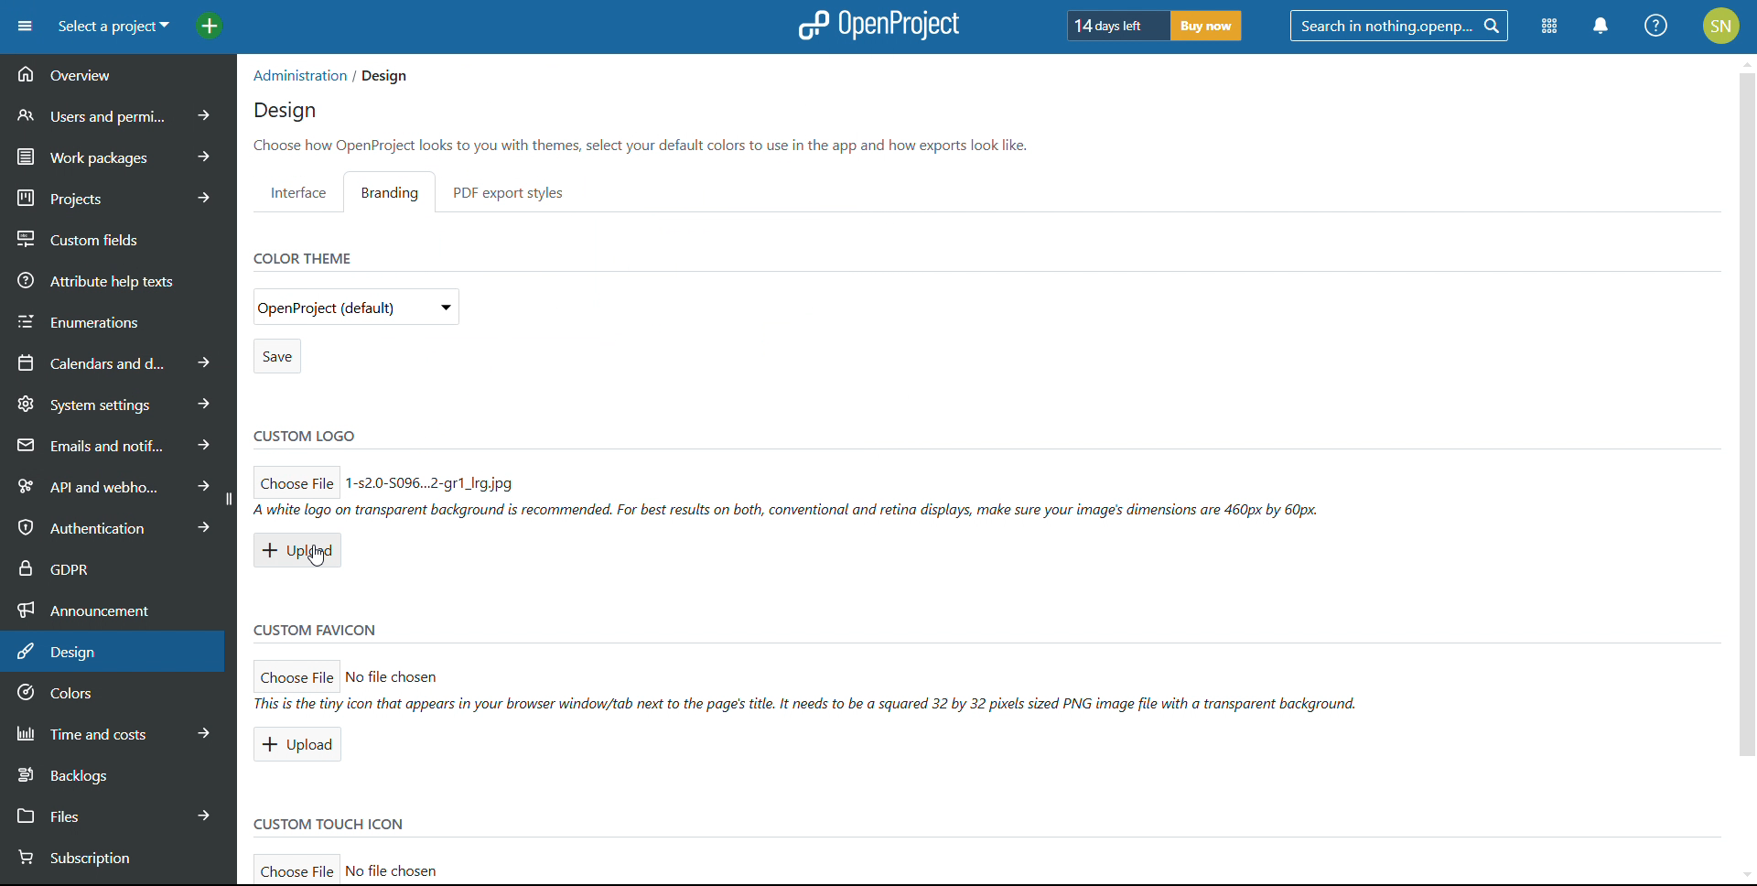 The width and height of the screenshot is (1757, 886). I want to click on No file chosen, so click(404, 868).